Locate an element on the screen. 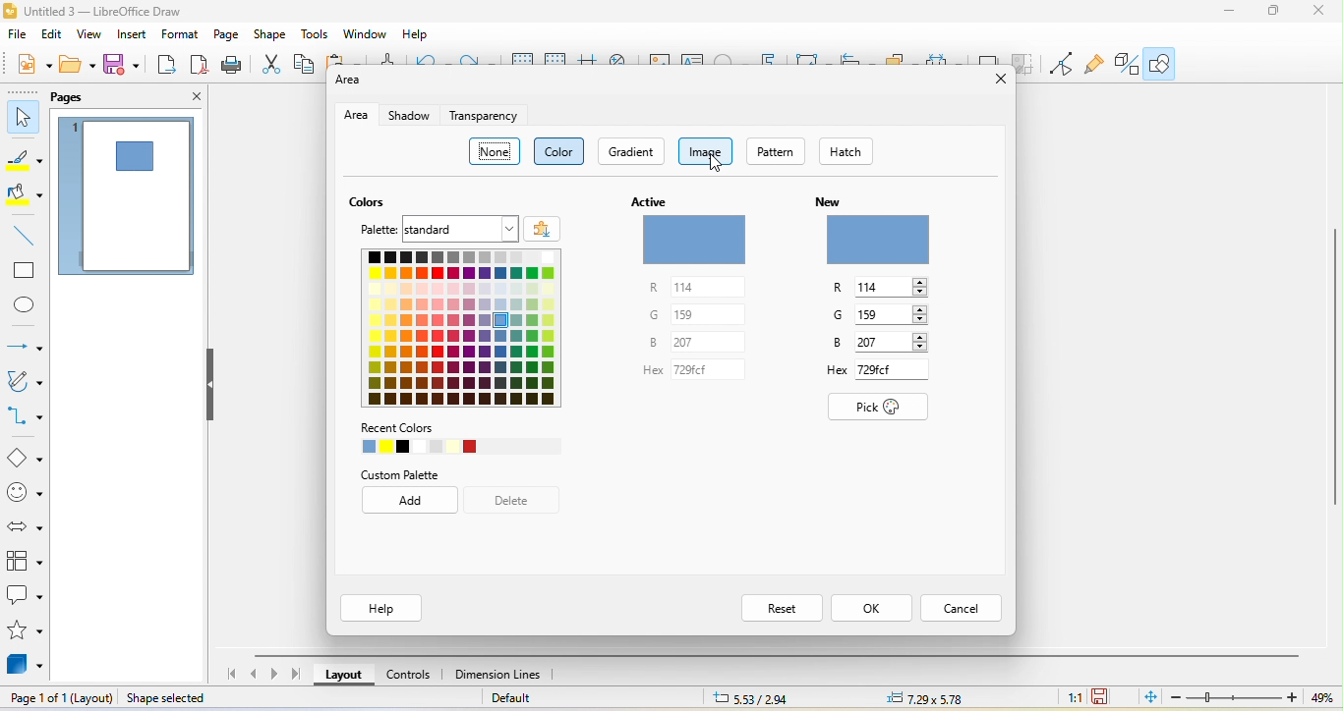 Image resolution: width=1343 pixels, height=711 pixels. shadow is located at coordinates (987, 58).